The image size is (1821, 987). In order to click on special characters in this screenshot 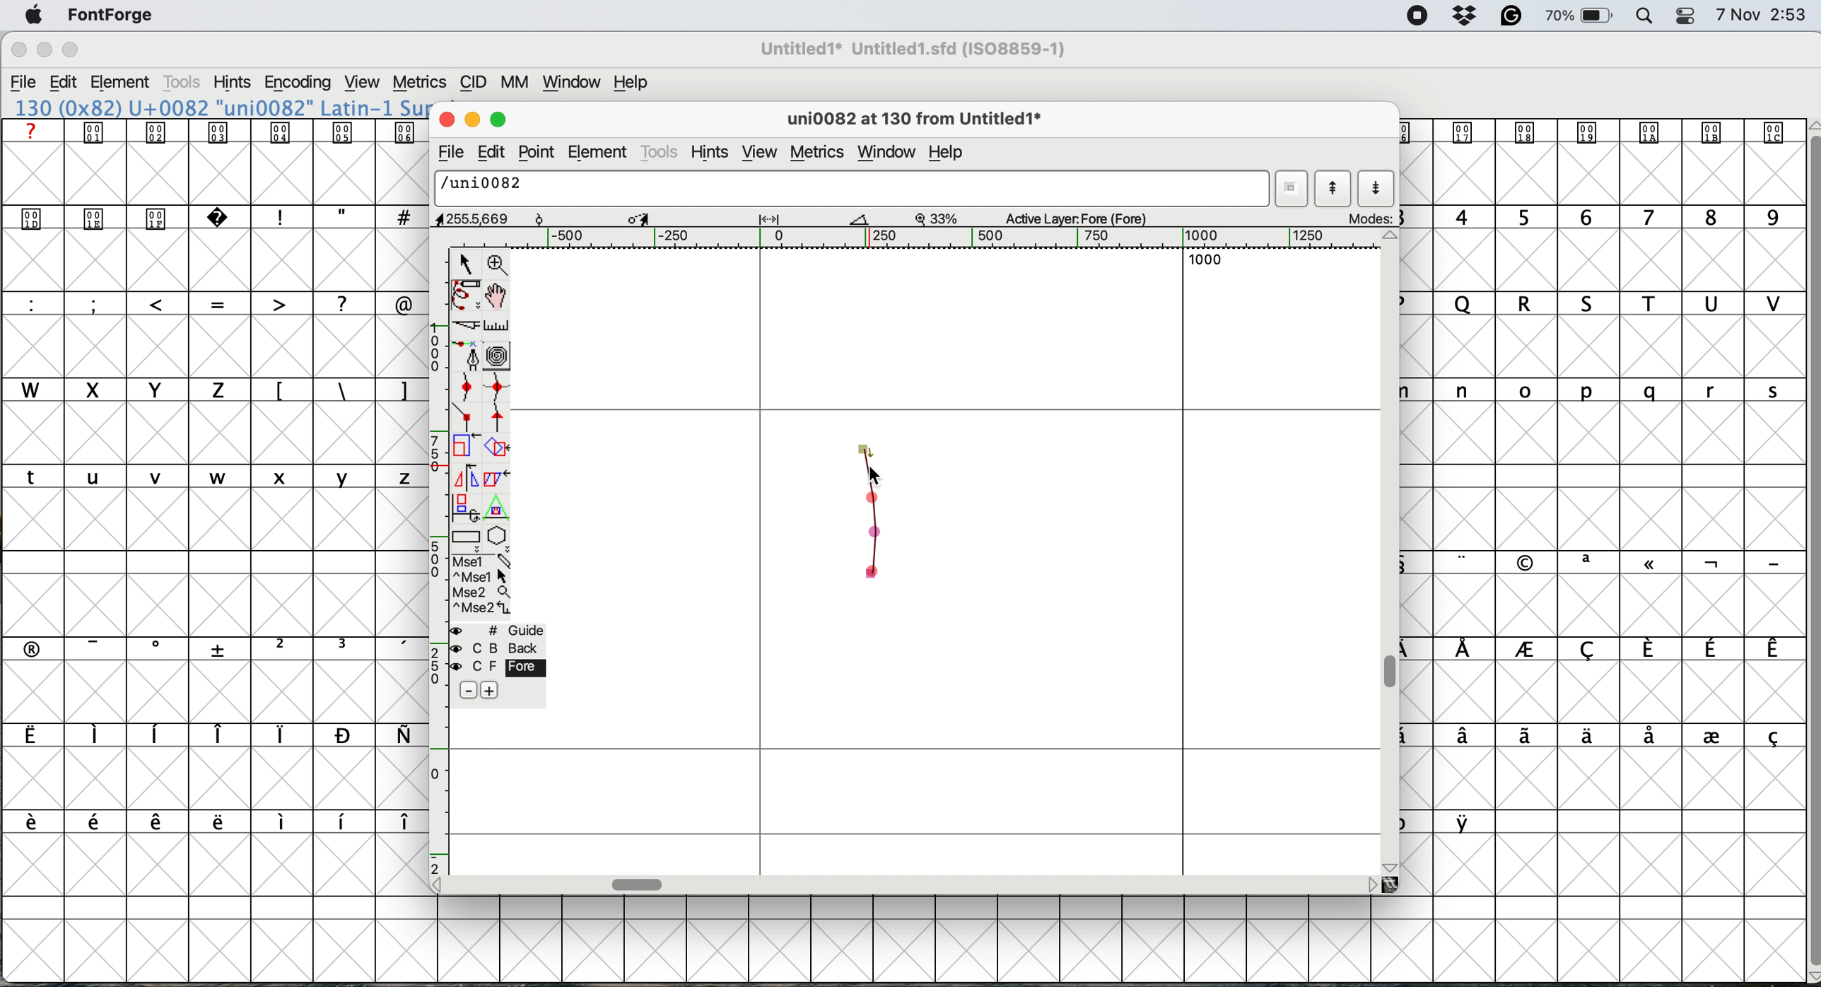, I will do `click(1602, 736)`.